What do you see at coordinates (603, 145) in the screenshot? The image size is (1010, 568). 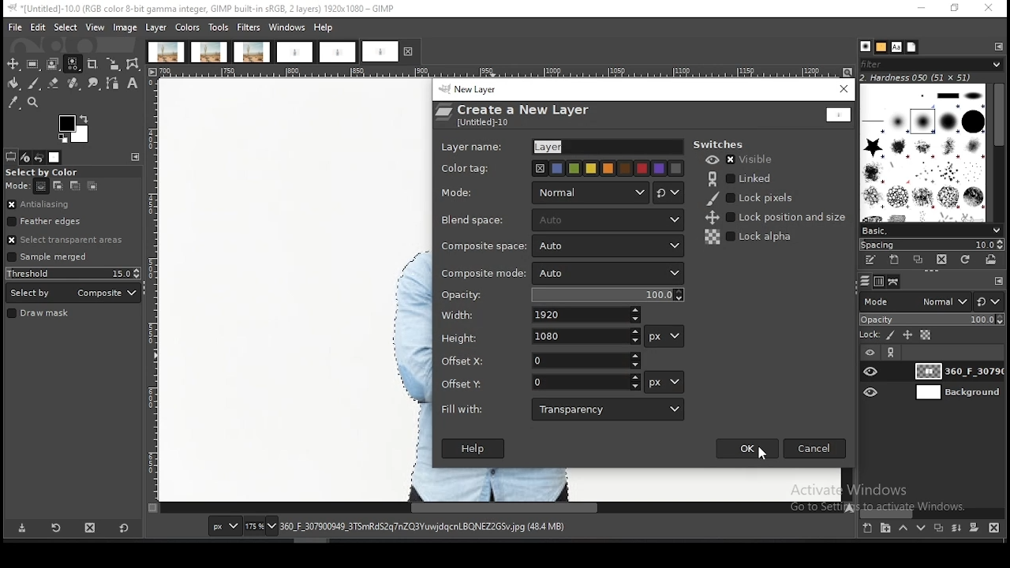 I see `layer name` at bounding box center [603, 145].